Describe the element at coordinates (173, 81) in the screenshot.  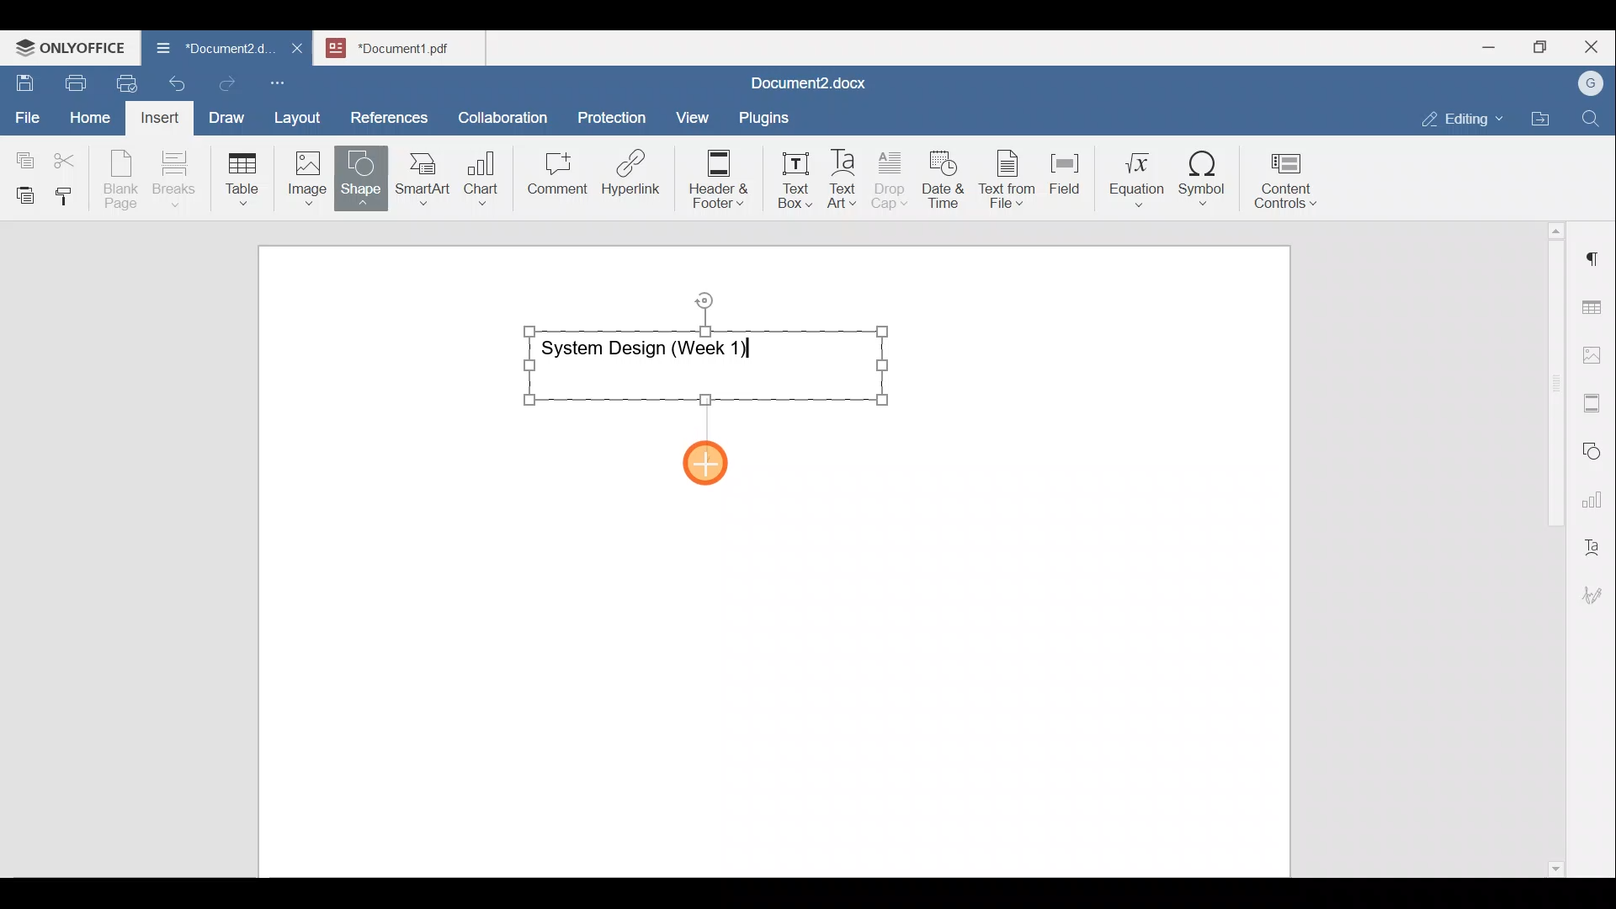
I see `Undo` at that location.